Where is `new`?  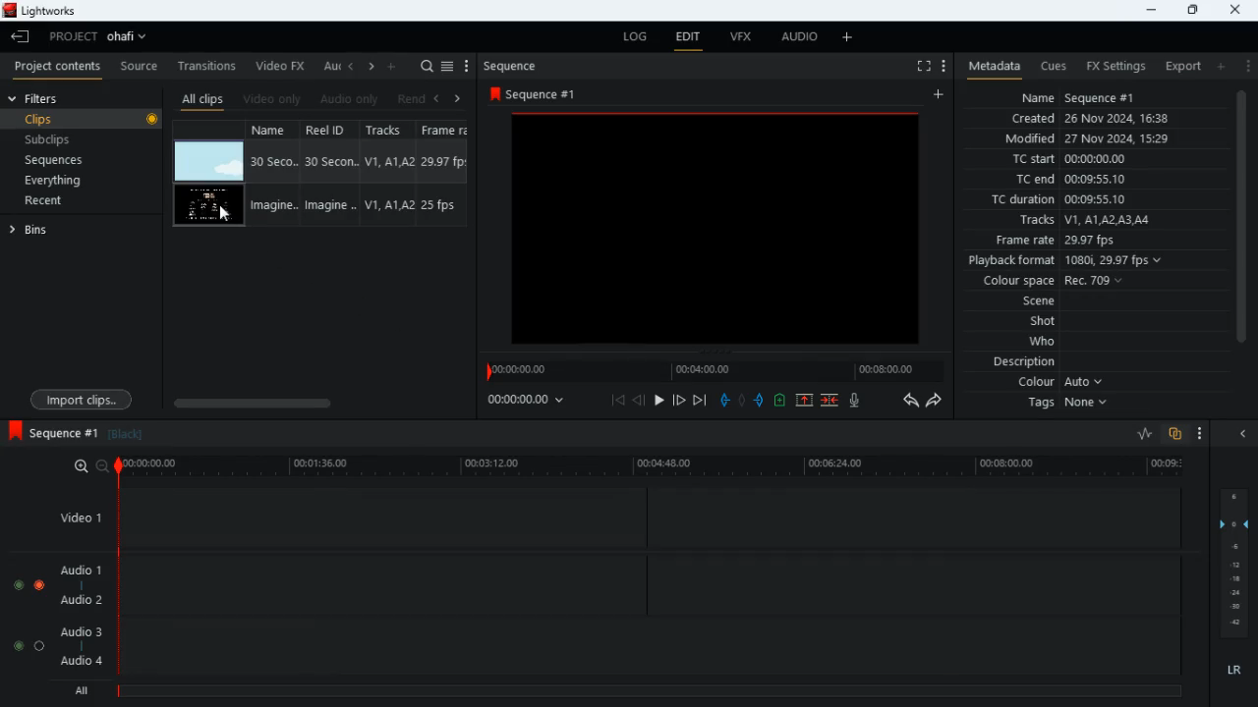 new is located at coordinates (782, 403).